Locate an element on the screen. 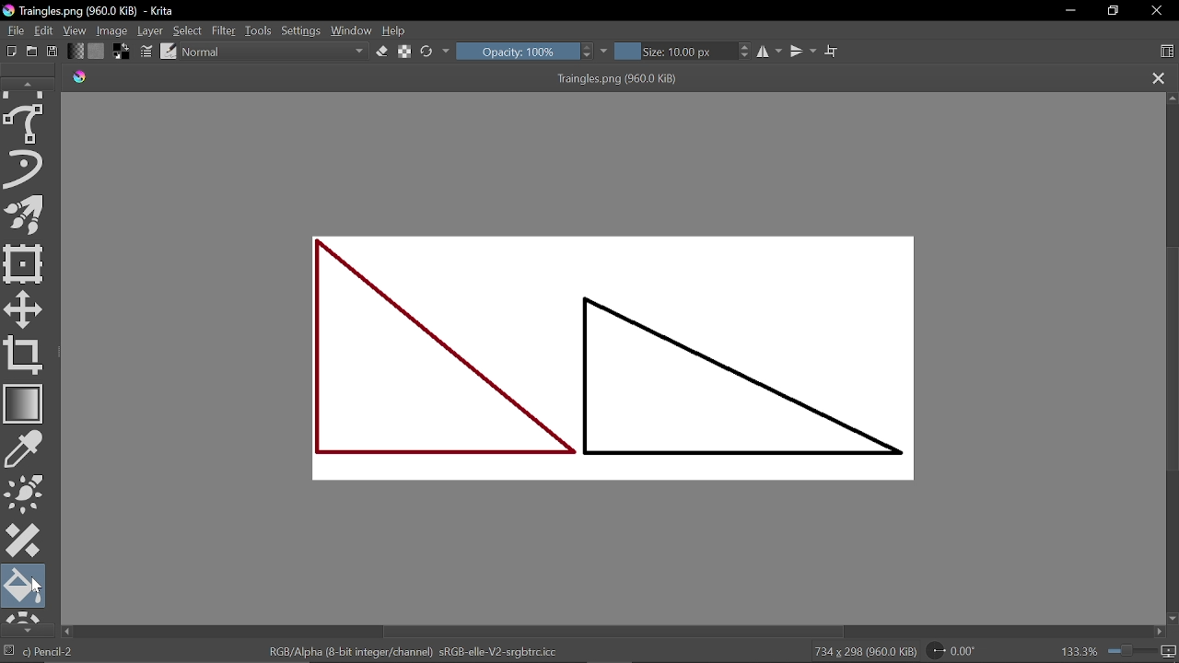 This screenshot has width=1179, height=663. Save is located at coordinates (53, 52).